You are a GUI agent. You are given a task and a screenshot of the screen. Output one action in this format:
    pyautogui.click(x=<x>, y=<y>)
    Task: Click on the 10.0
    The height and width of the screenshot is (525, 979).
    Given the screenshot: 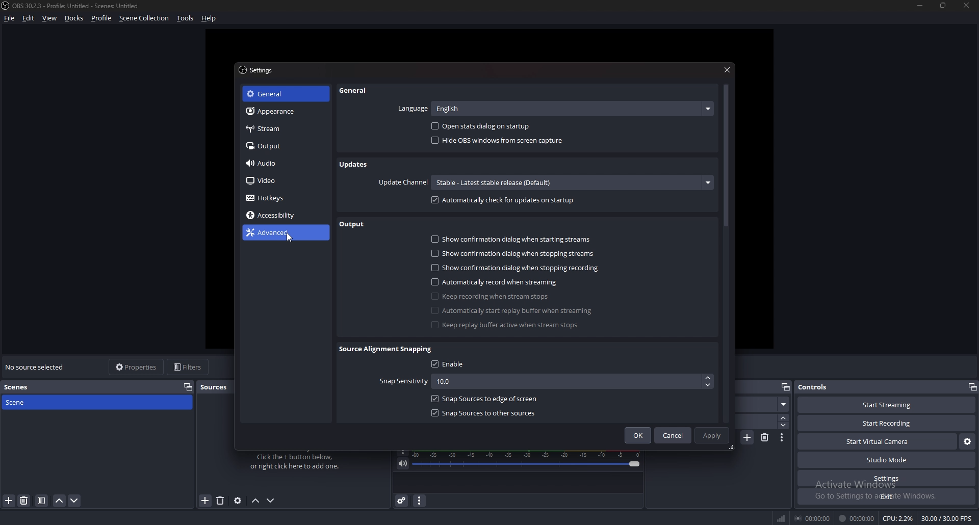 What is the action you would take?
    pyautogui.click(x=574, y=382)
    